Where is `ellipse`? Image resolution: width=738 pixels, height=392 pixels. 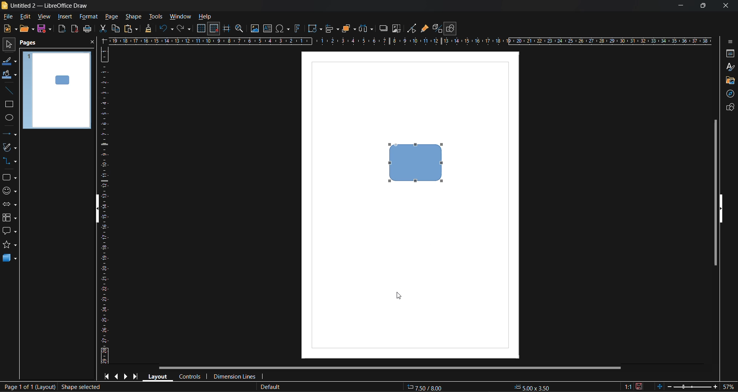
ellipse is located at coordinates (10, 118).